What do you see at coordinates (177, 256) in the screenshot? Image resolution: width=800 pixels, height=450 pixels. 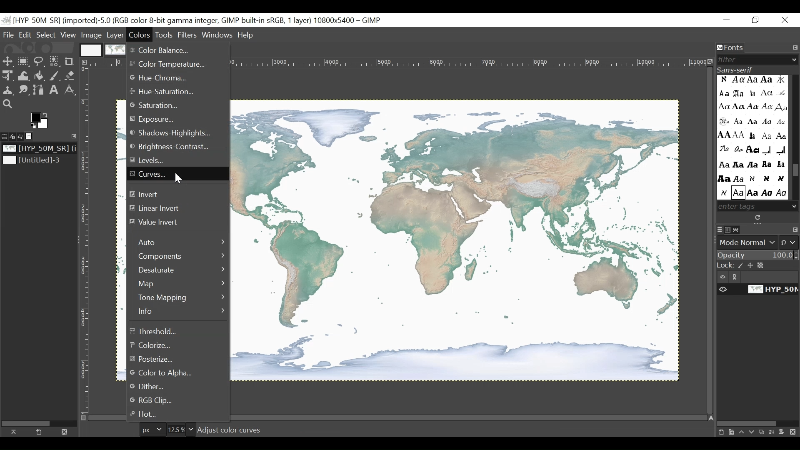 I see `Components` at bounding box center [177, 256].